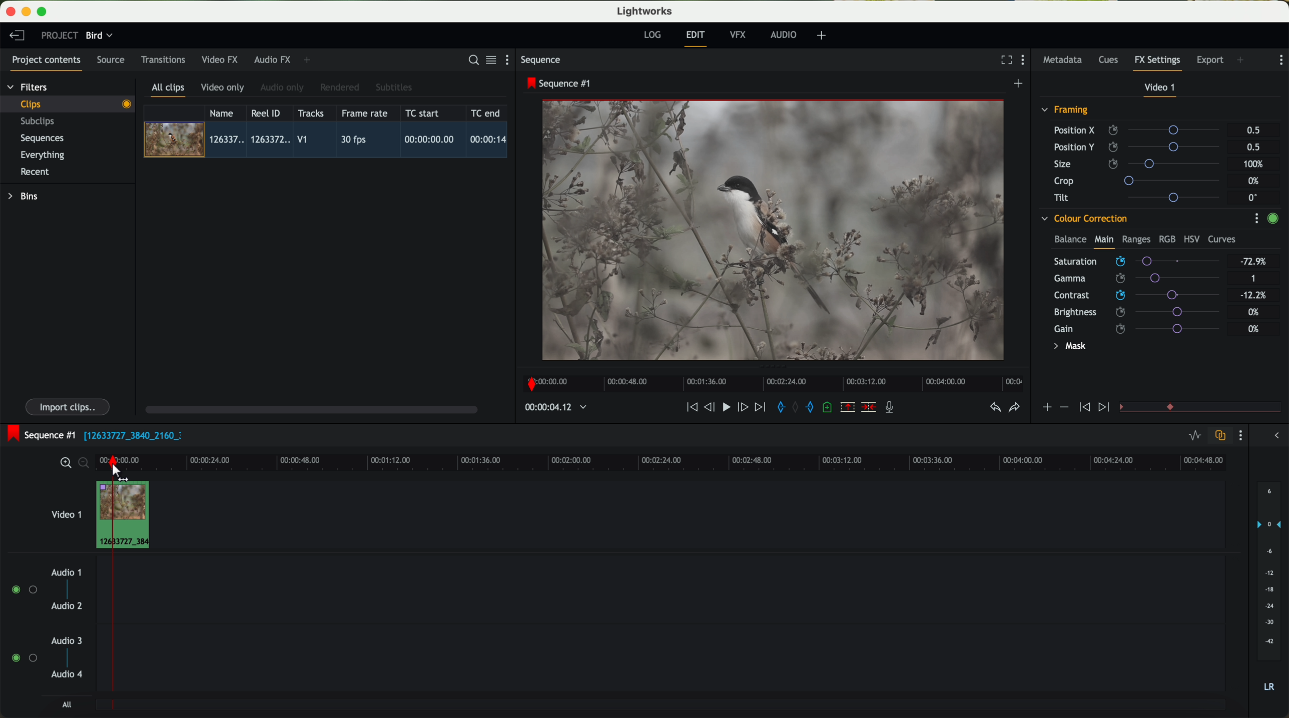 The width and height of the screenshot is (1289, 718). What do you see at coordinates (68, 104) in the screenshot?
I see `clips` at bounding box center [68, 104].